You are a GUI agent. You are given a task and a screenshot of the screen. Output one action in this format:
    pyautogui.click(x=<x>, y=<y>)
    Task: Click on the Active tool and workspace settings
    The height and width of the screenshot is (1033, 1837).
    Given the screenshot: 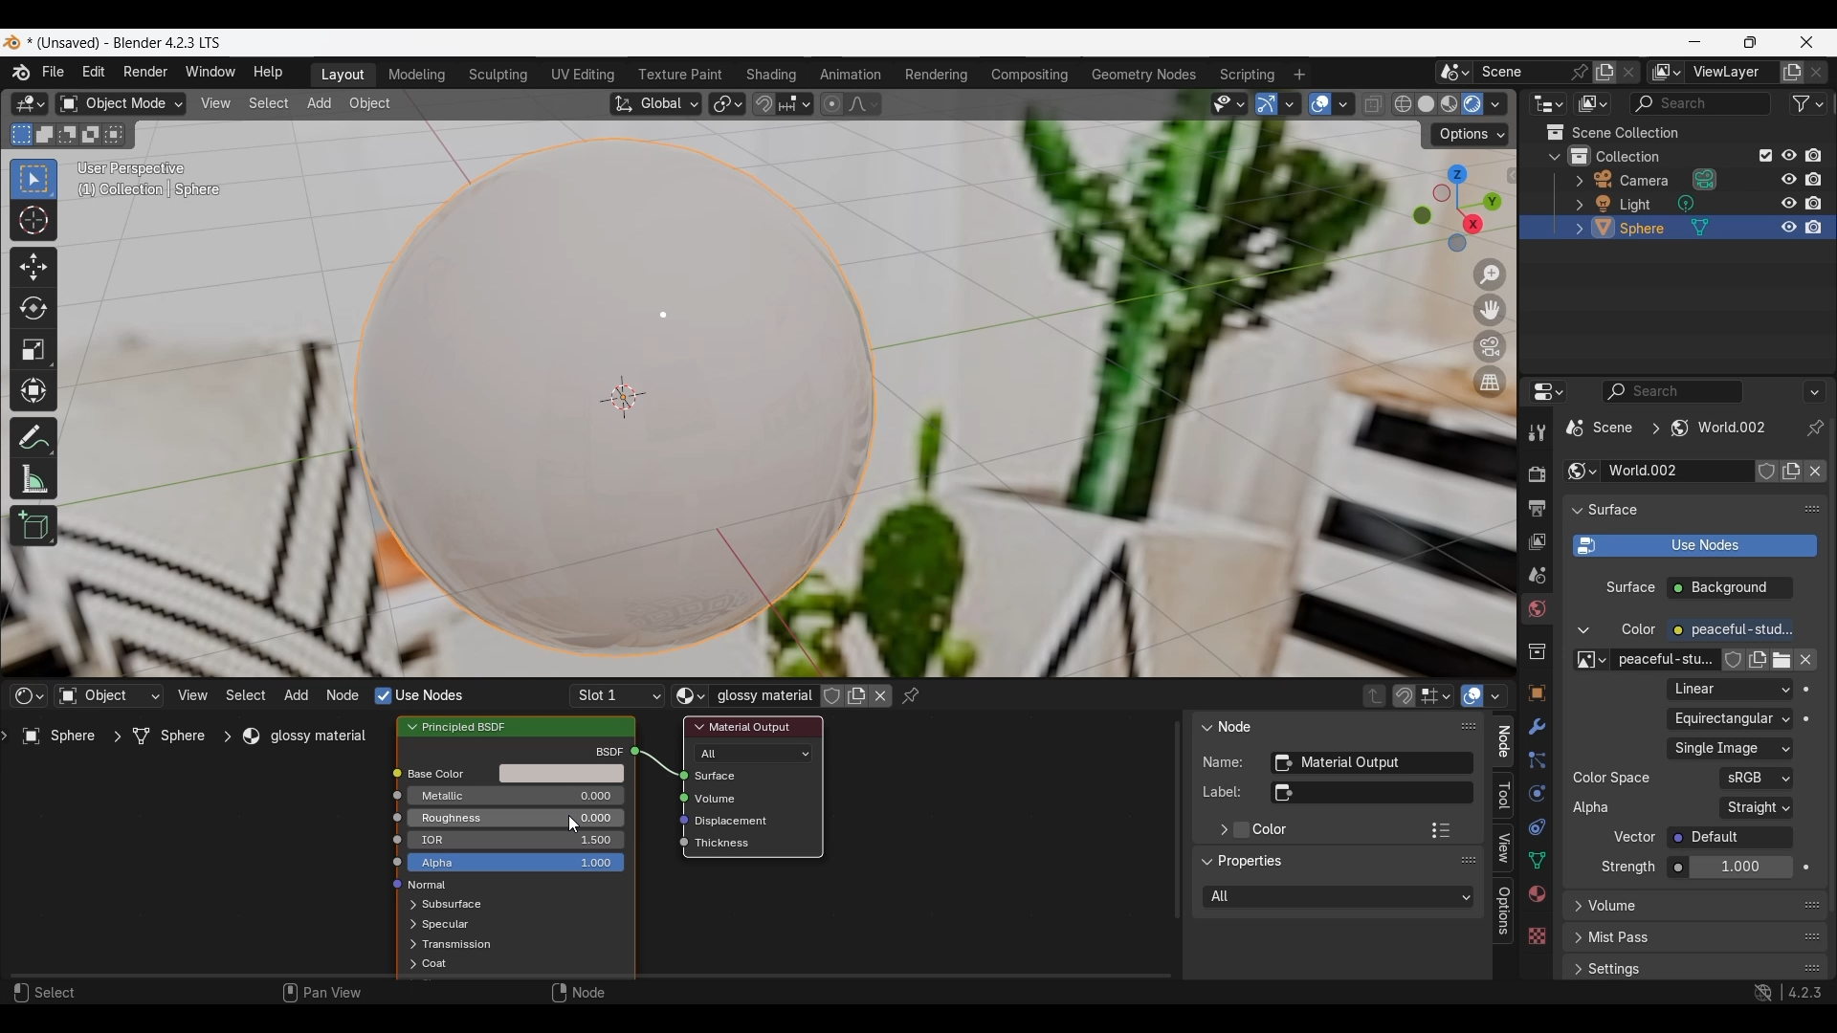 What is the action you would take?
    pyautogui.click(x=1535, y=432)
    